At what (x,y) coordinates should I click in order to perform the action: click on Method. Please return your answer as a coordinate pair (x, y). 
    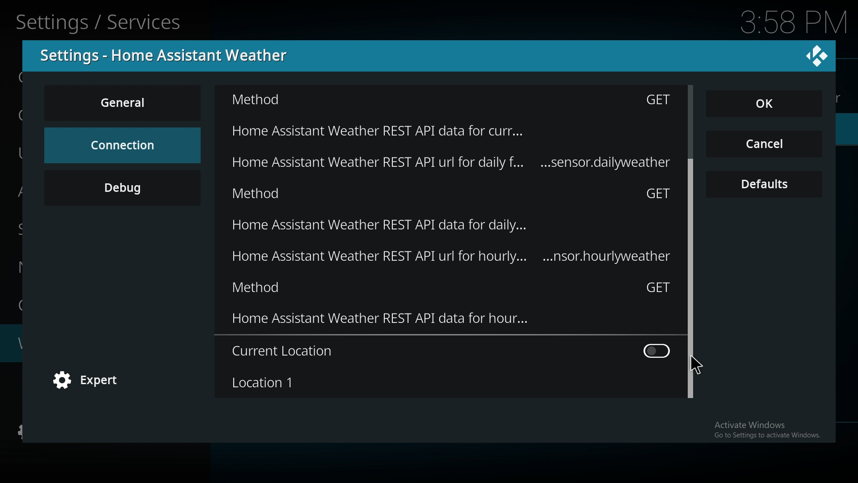
    Looking at the image, I should click on (451, 102).